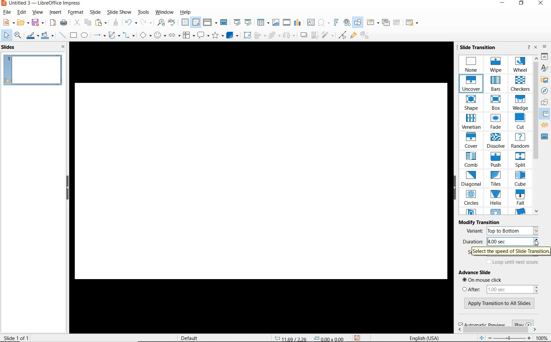 The width and height of the screenshot is (551, 342). Describe the element at coordinates (55, 12) in the screenshot. I see `INSERT` at that location.